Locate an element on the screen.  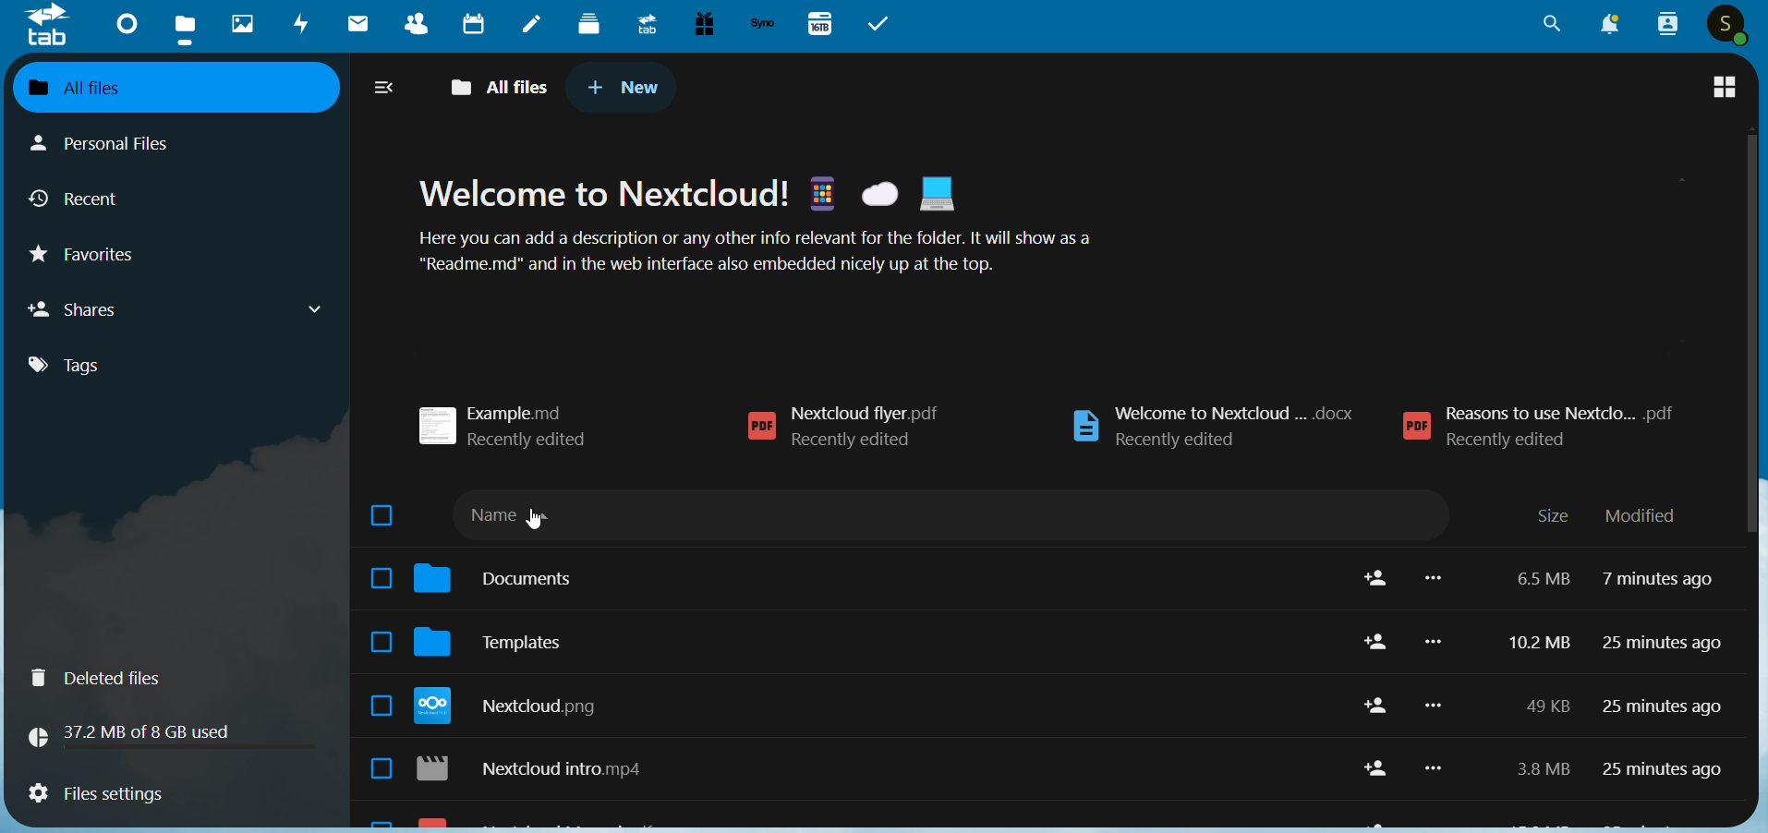
Activvity is located at coordinates (300, 24).